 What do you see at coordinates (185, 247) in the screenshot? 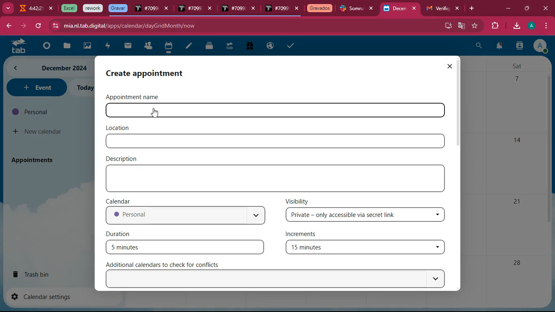
I see `5 minutes` at bounding box center [185, 247].